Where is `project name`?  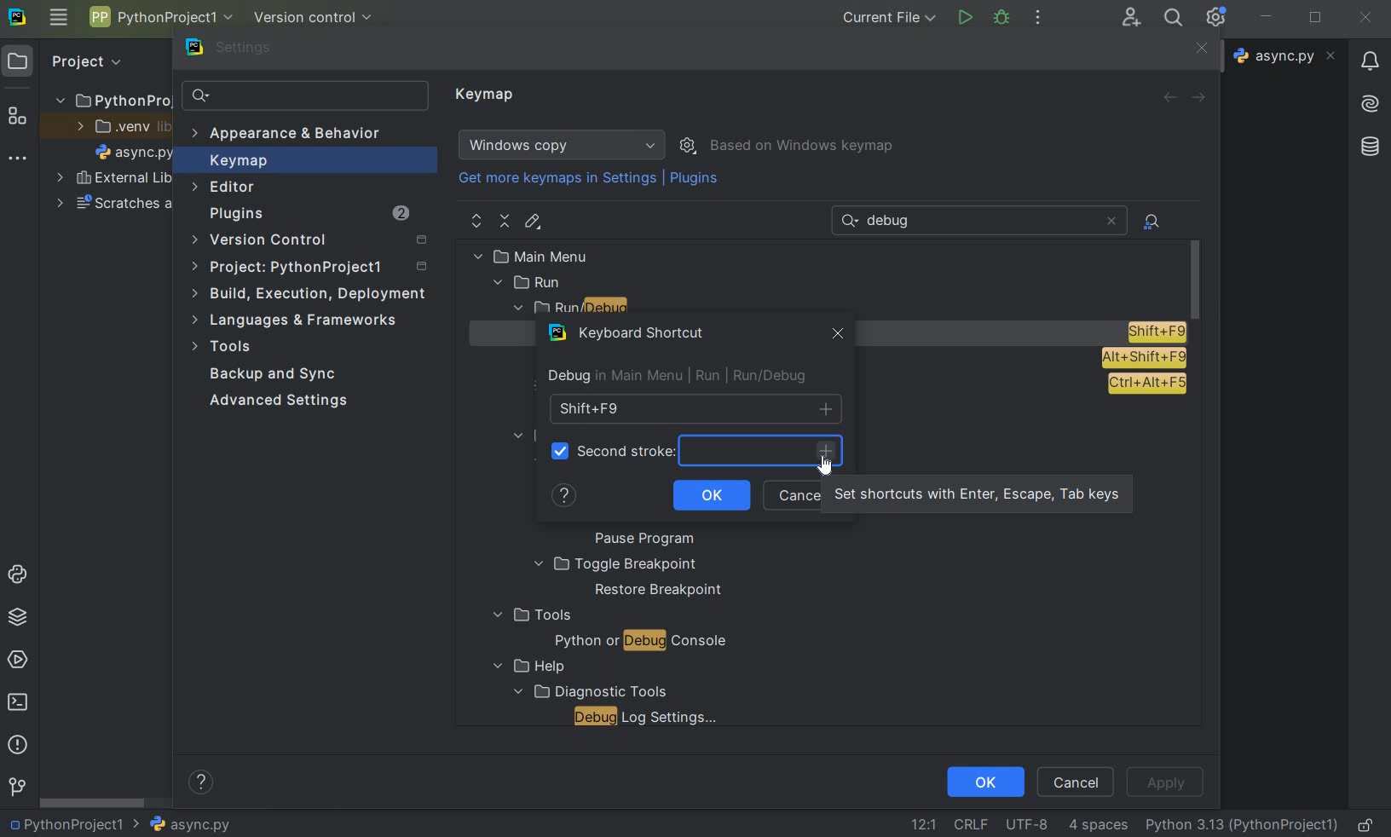 project name is located at coordinates (159, 17).